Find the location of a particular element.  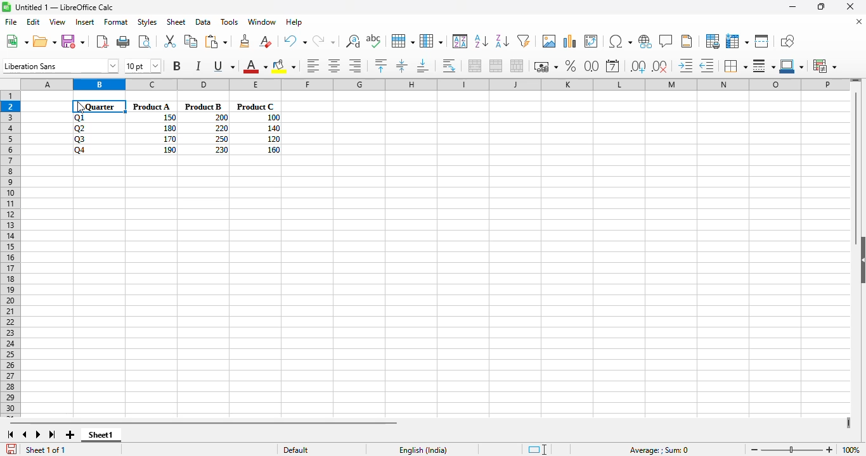

150 is located at coordinates (169, 118).